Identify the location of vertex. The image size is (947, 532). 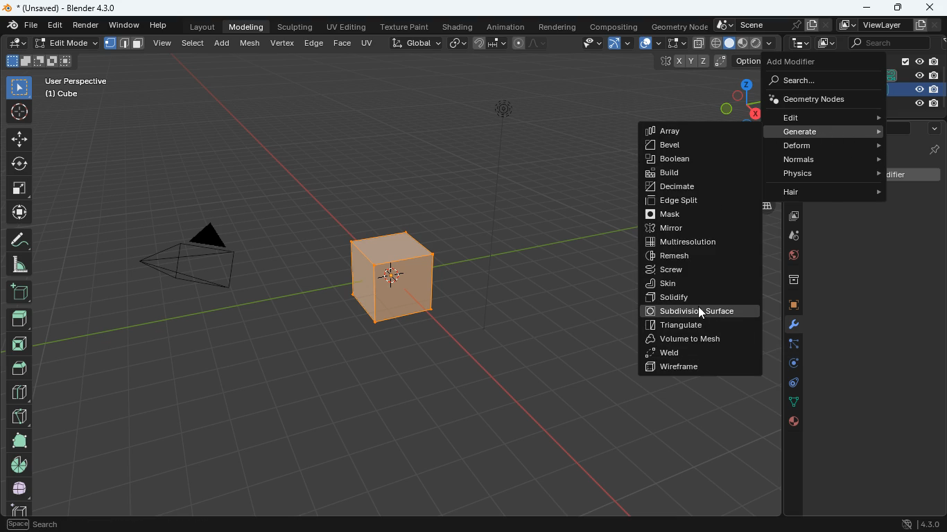
(284, 43).